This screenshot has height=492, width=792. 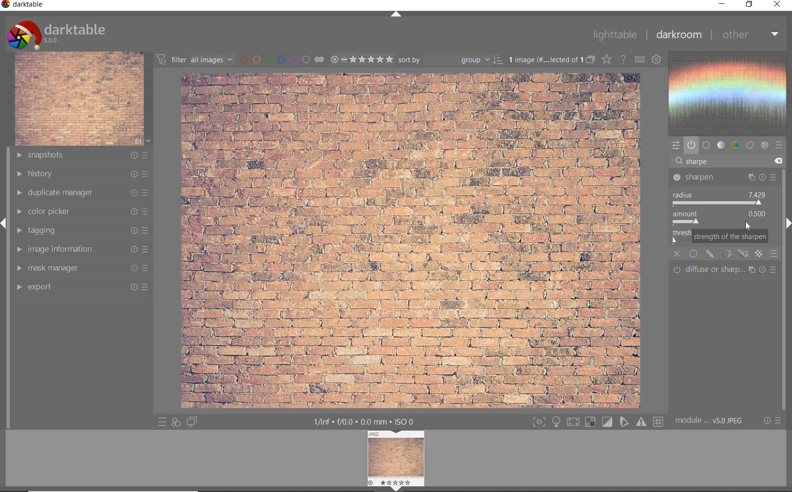 I want to click on base, so click(x=707, y=145).